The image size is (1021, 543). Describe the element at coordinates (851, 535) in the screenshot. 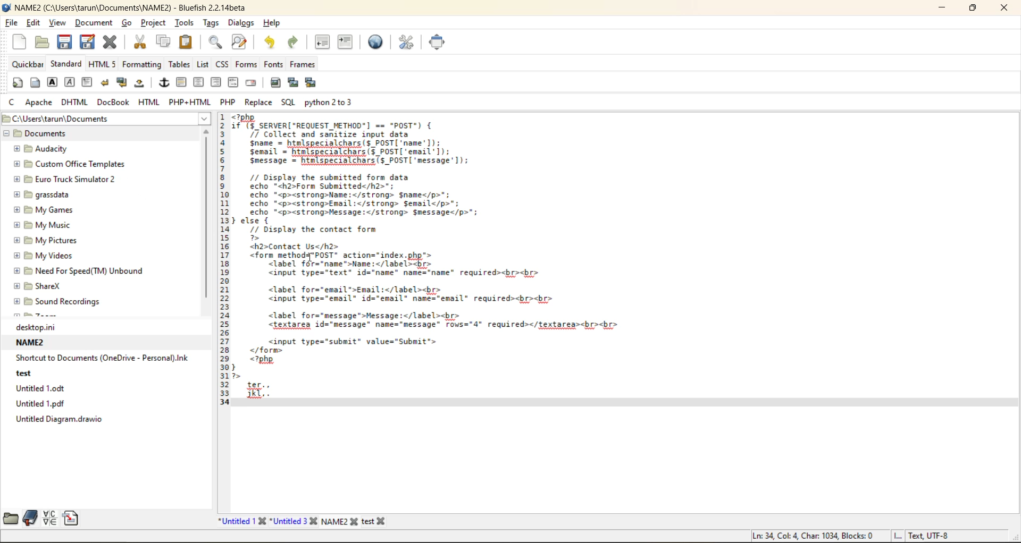

I see `metadata` at that location.